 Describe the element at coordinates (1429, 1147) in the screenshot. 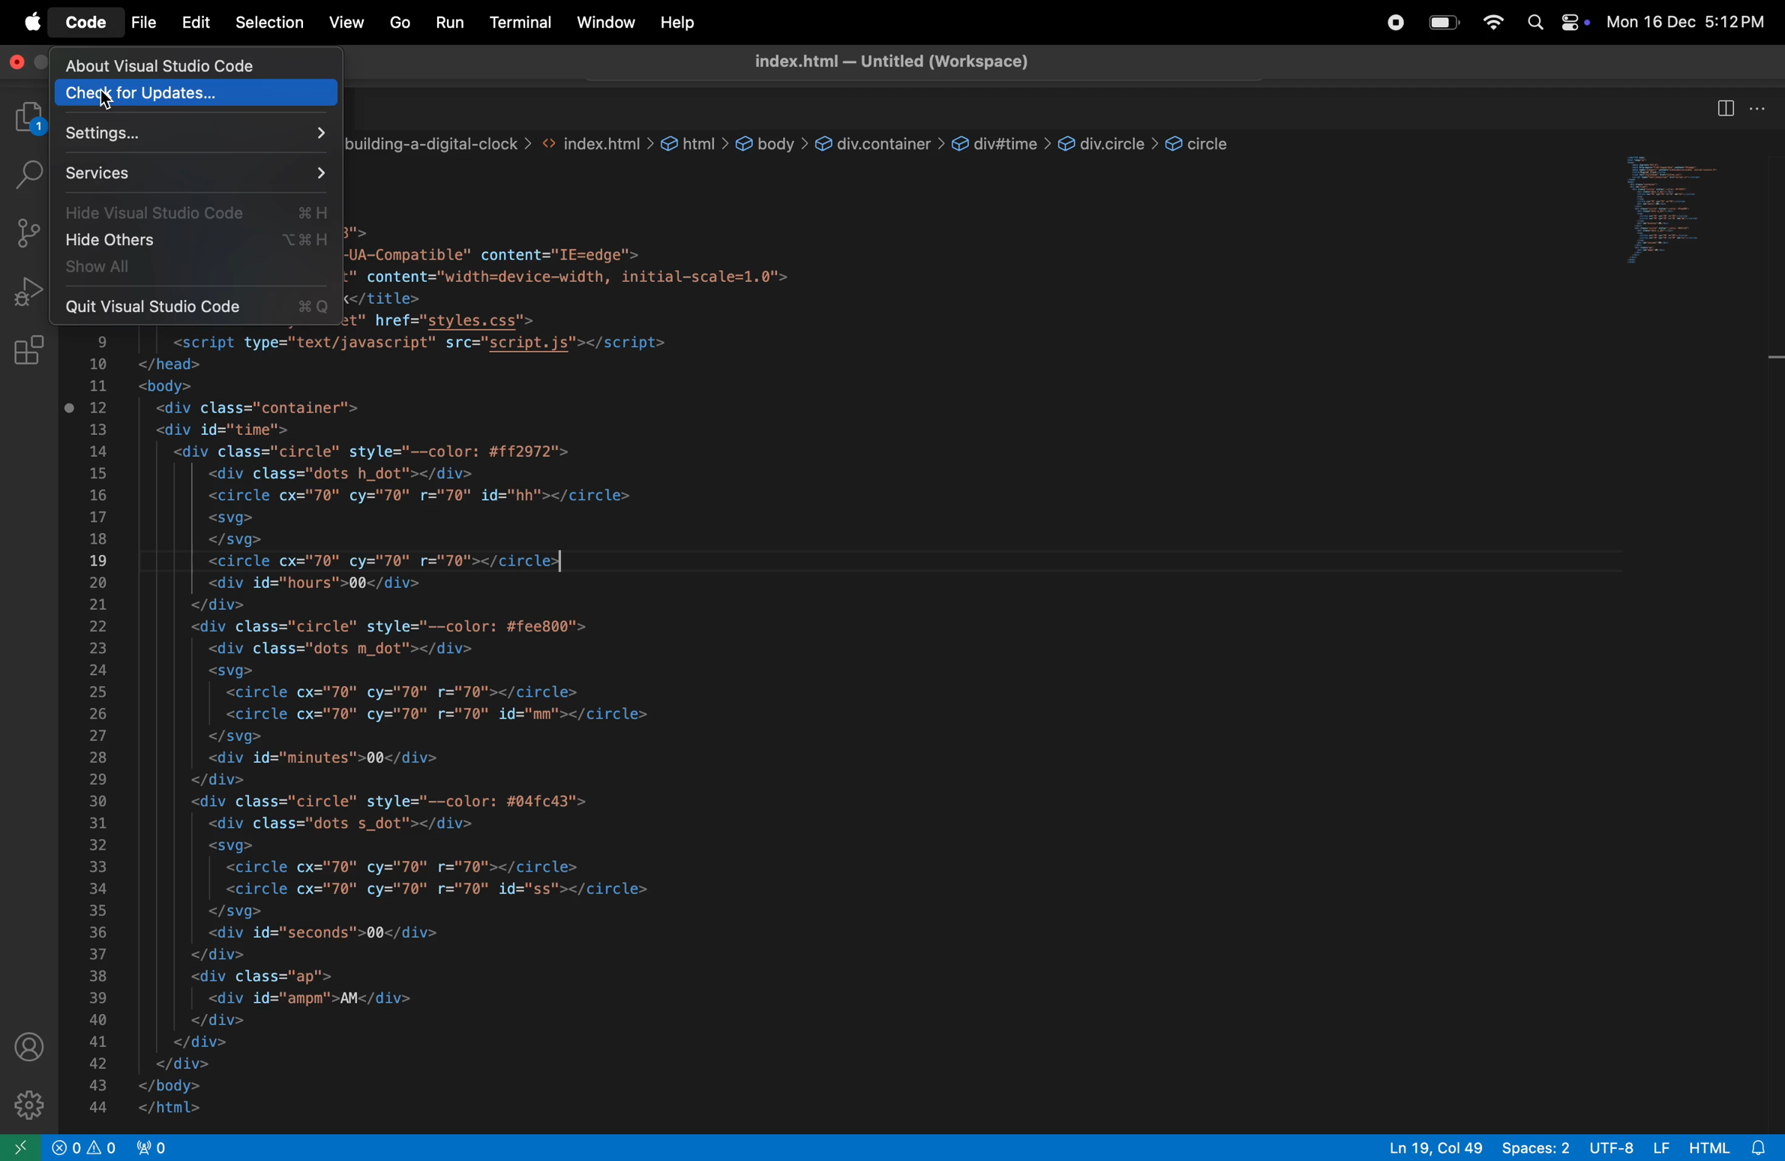

I see `Ln 19, Col 49` at that location.